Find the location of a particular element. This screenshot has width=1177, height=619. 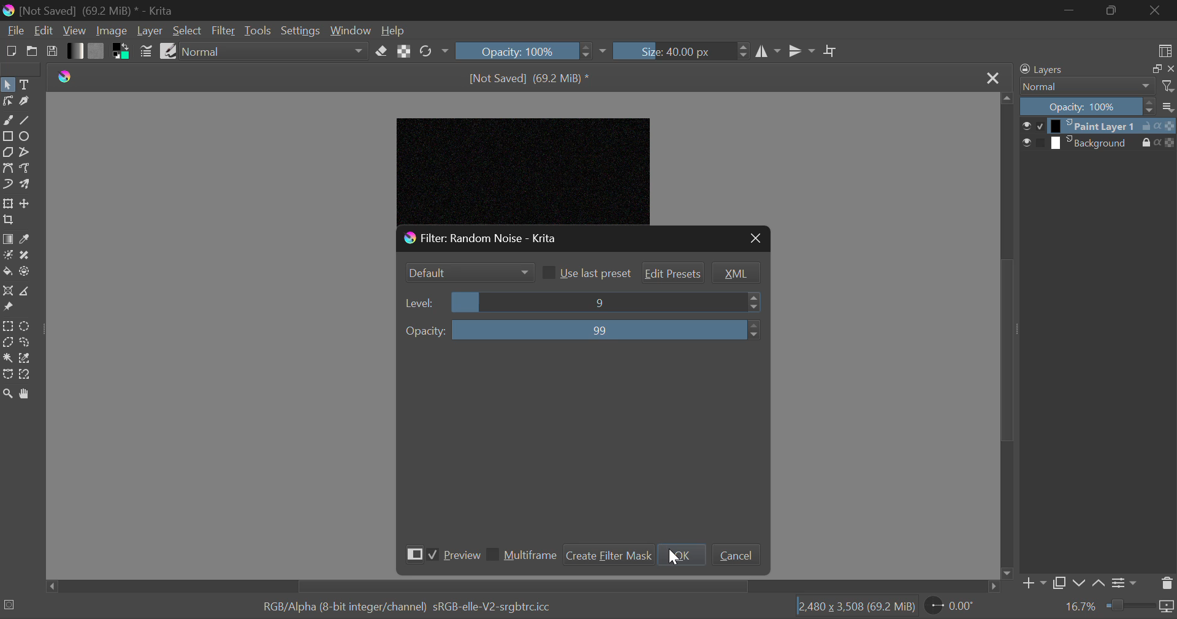

progress wheel is located at coordinates (10, 607).